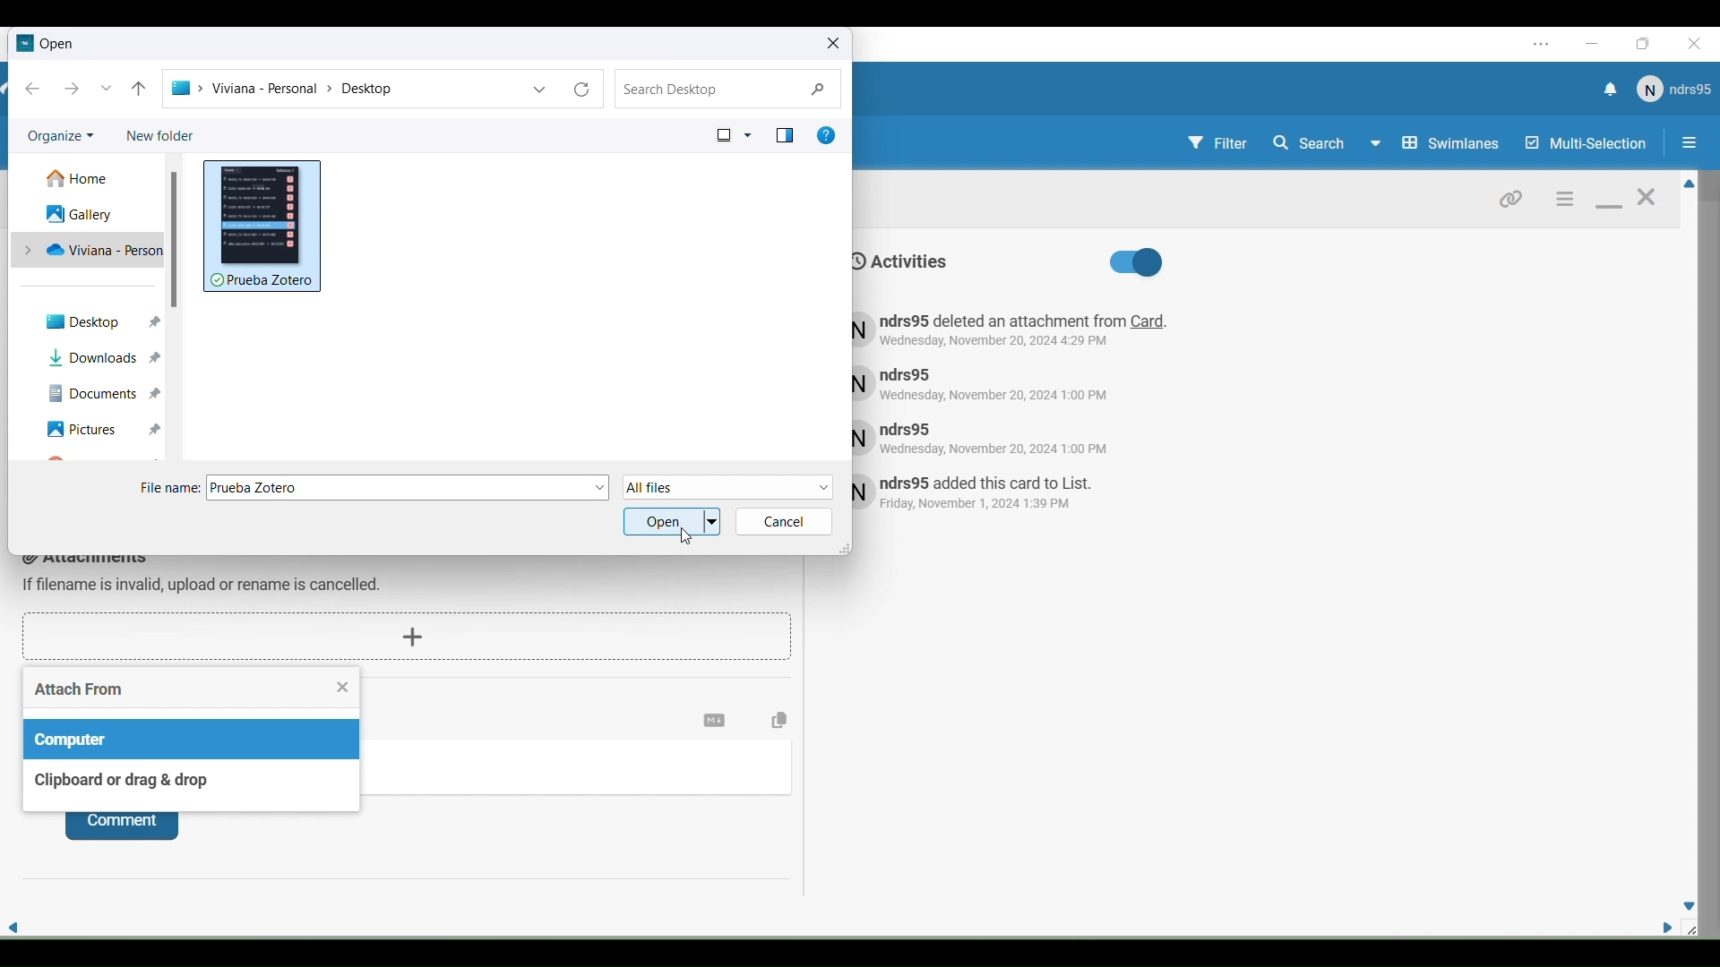 The image size is (1720, 967). I want to click on Organize, so click(66, 138).